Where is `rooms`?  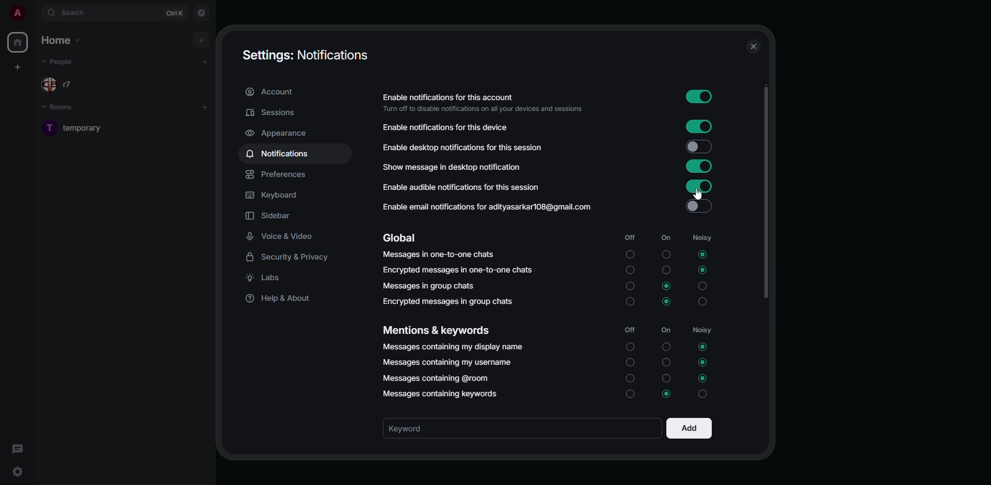 rooms is located at coordinates (63, 108).